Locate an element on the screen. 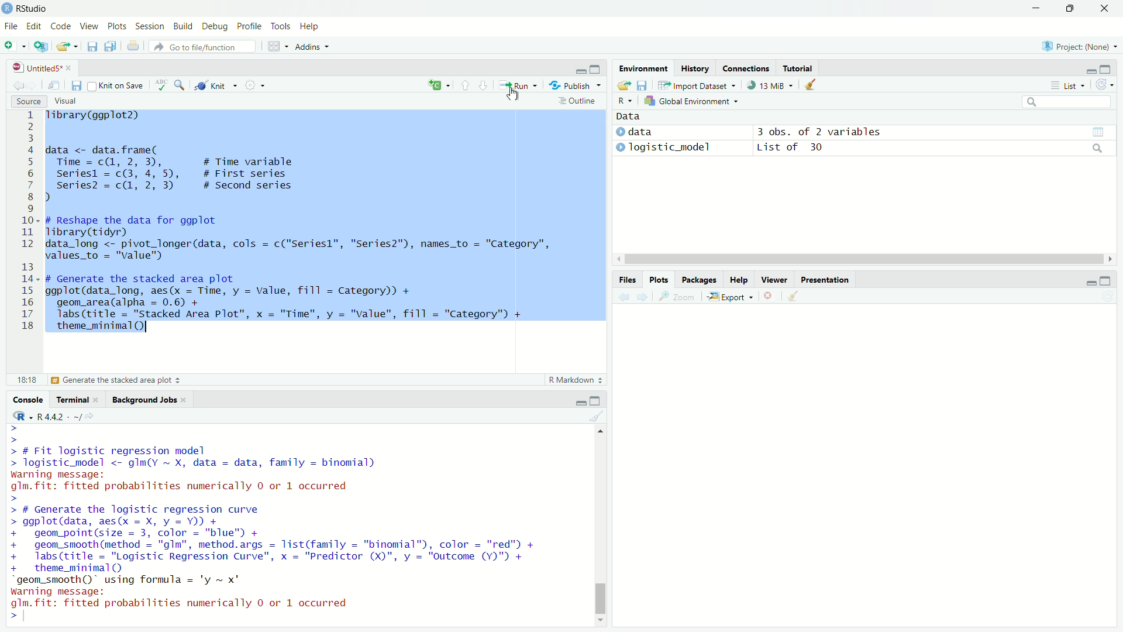 The height and width of the screenshot is (632, 1123). move is located at coordinates (55, 84).